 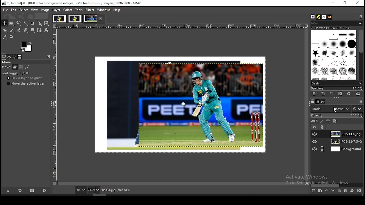 I want to click on painbucket tool, so click(x=5, y=30).